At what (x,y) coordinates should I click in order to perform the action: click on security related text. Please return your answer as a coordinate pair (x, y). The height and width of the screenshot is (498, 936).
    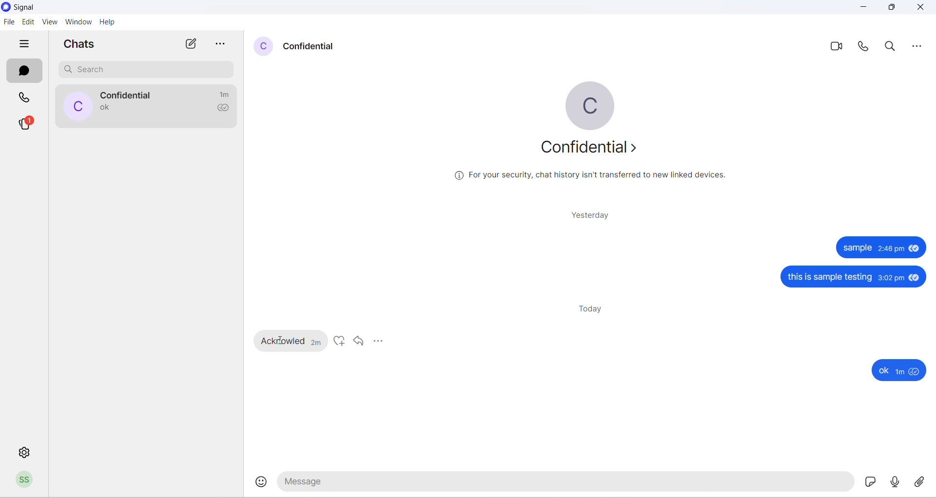
    Looking at the image, I should click on (590, 176).